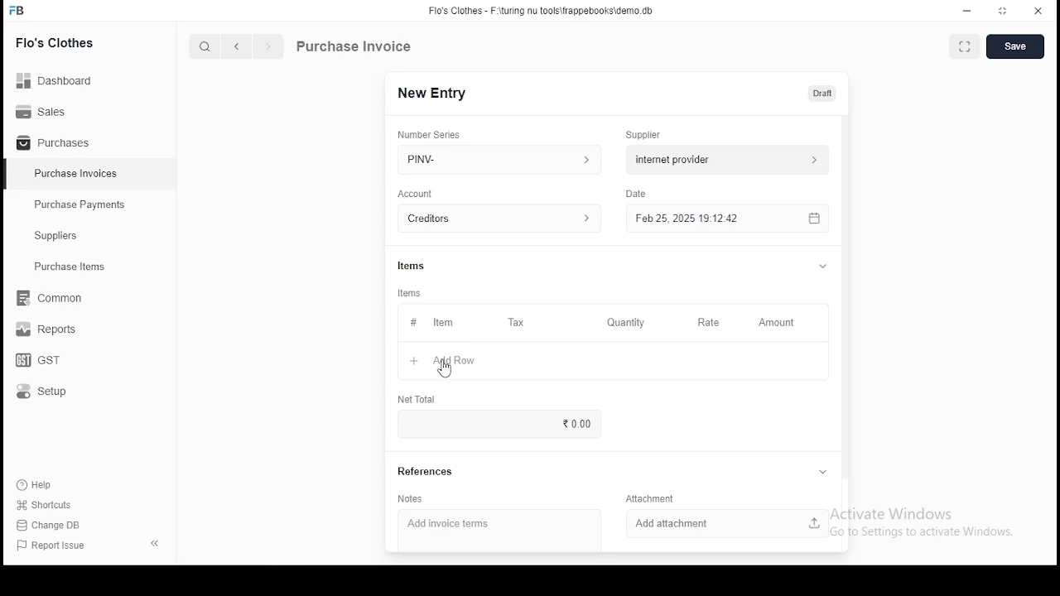 This screenshot has width=1060, height=596. Describe the element at coordinates (775, 323) in the screenshot. I see `amount` at that location.